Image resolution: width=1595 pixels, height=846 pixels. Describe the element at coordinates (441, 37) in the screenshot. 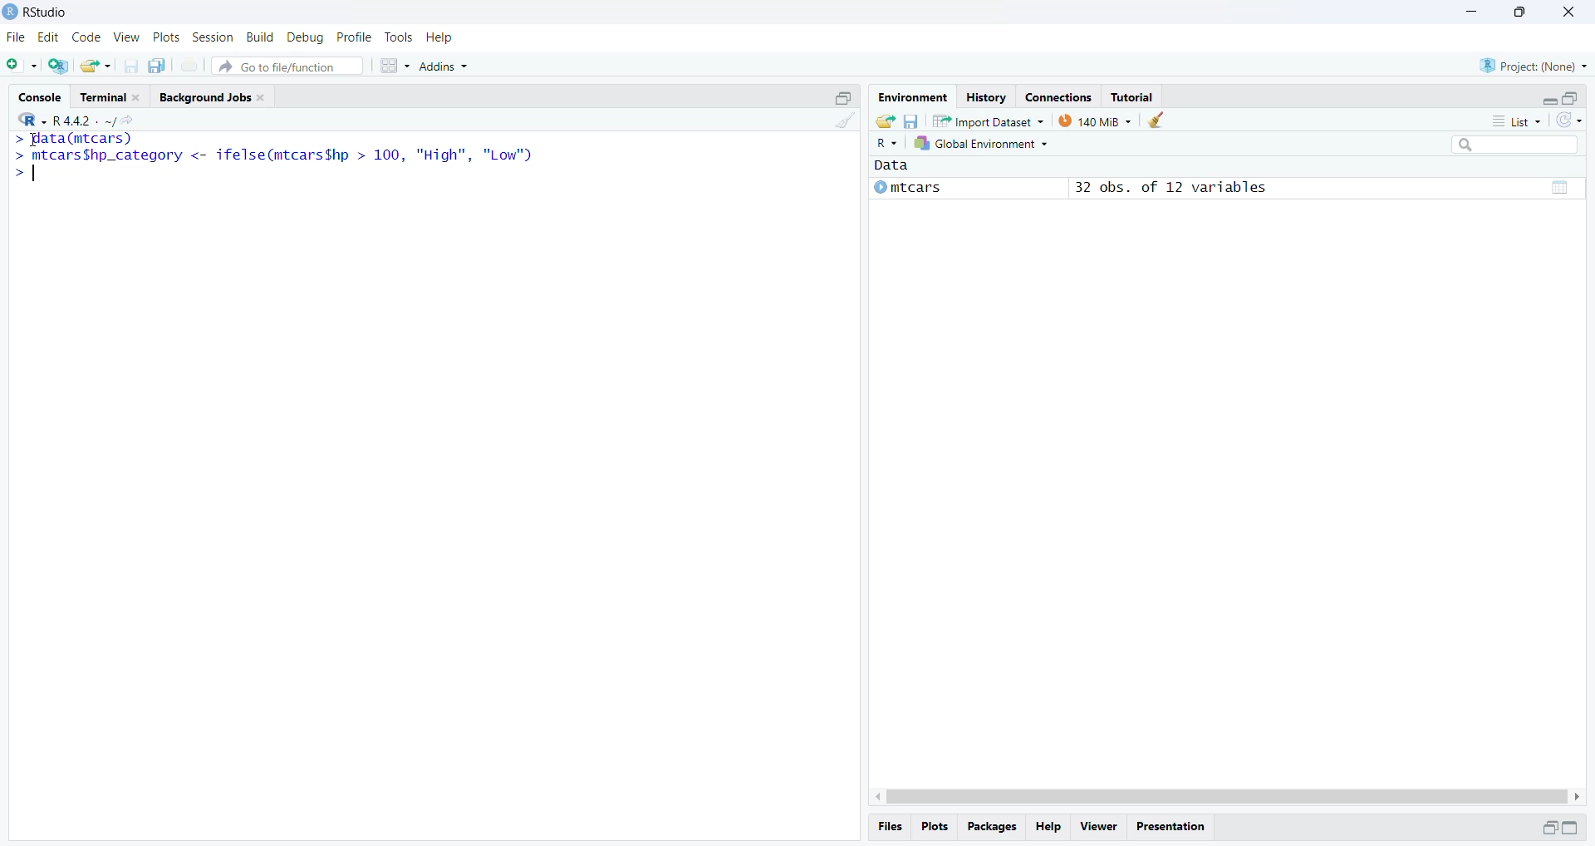

I see `Help` at that location.